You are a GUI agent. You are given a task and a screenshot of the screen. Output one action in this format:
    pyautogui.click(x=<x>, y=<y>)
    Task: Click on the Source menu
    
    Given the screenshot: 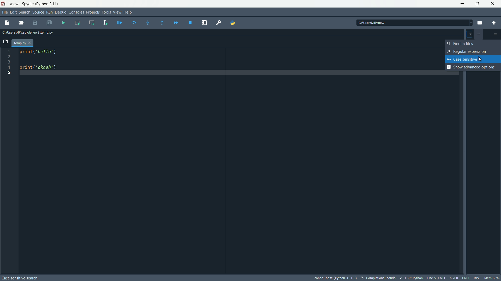 What is the action you would take?
    pyautogui.click(x=38, y=12)
    